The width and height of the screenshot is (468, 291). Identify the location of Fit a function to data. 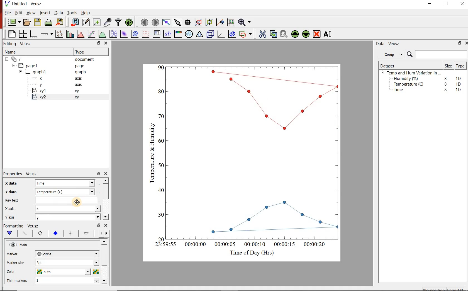
(92, 34).